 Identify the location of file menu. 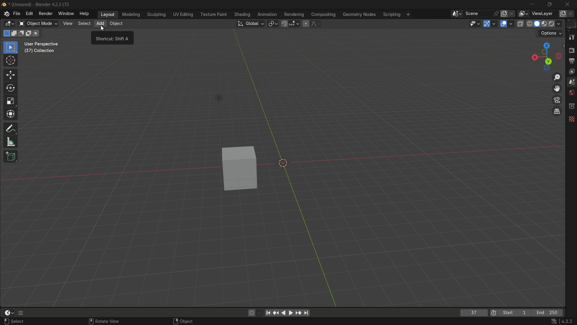
(16, 13).